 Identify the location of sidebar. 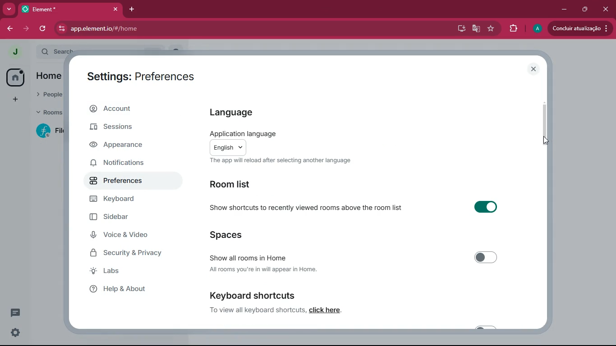
(133, 217).